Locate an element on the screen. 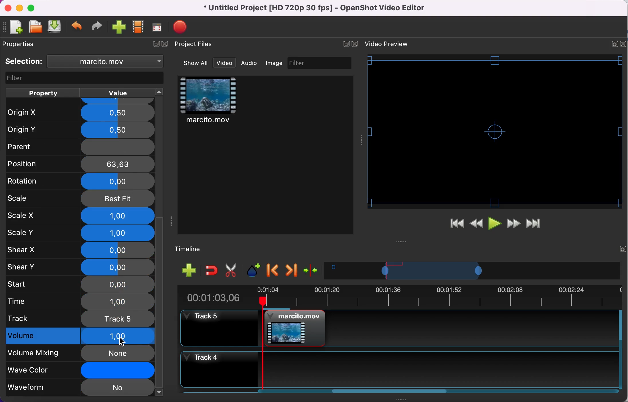 The height and width of the screenshot is (402, 628). filter is located at coordinates (320, 63).